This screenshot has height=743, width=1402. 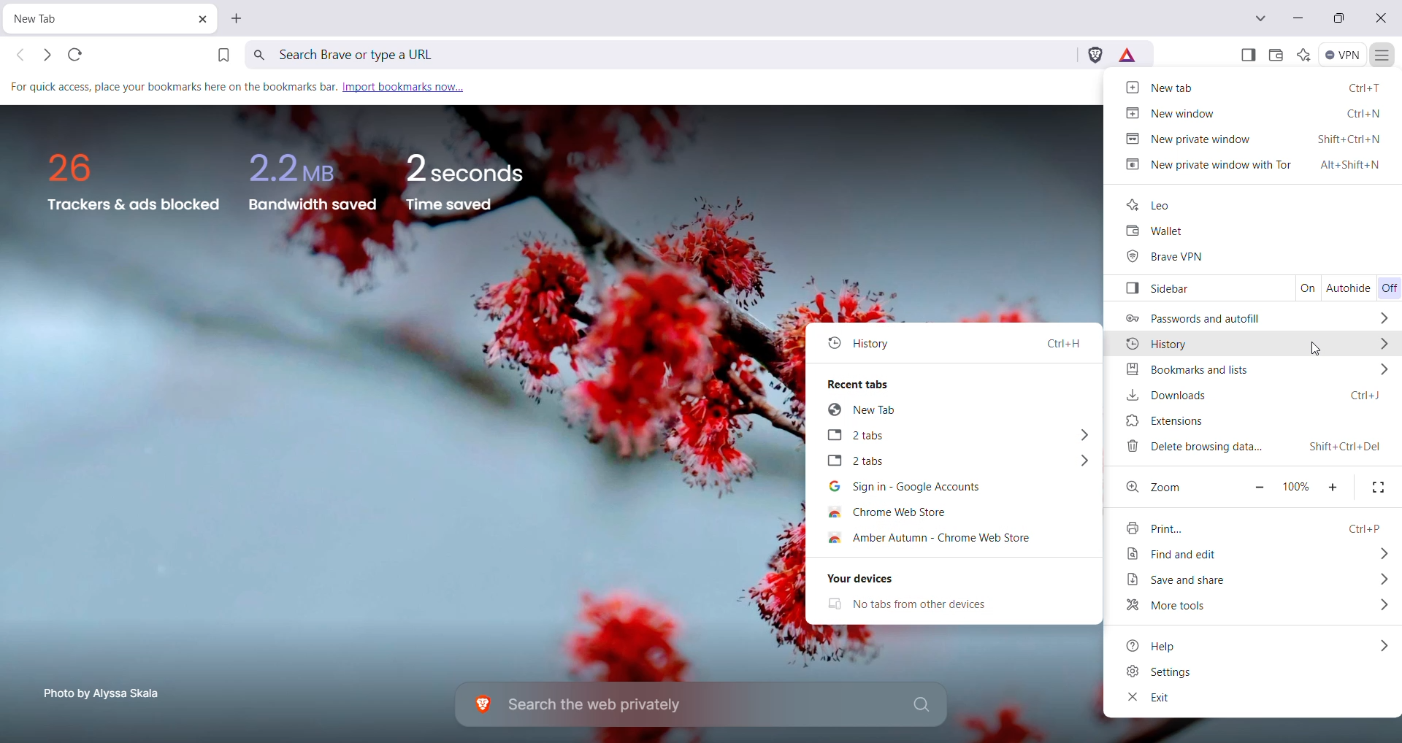 I want to click on History, so click(x=955, y=342).